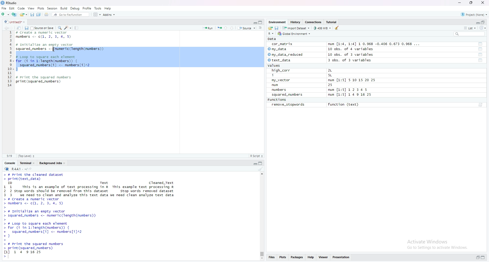  Describe the element at coordinates (46, 45) in the screenshot. I see `# Initialize an empty vector` at that location.